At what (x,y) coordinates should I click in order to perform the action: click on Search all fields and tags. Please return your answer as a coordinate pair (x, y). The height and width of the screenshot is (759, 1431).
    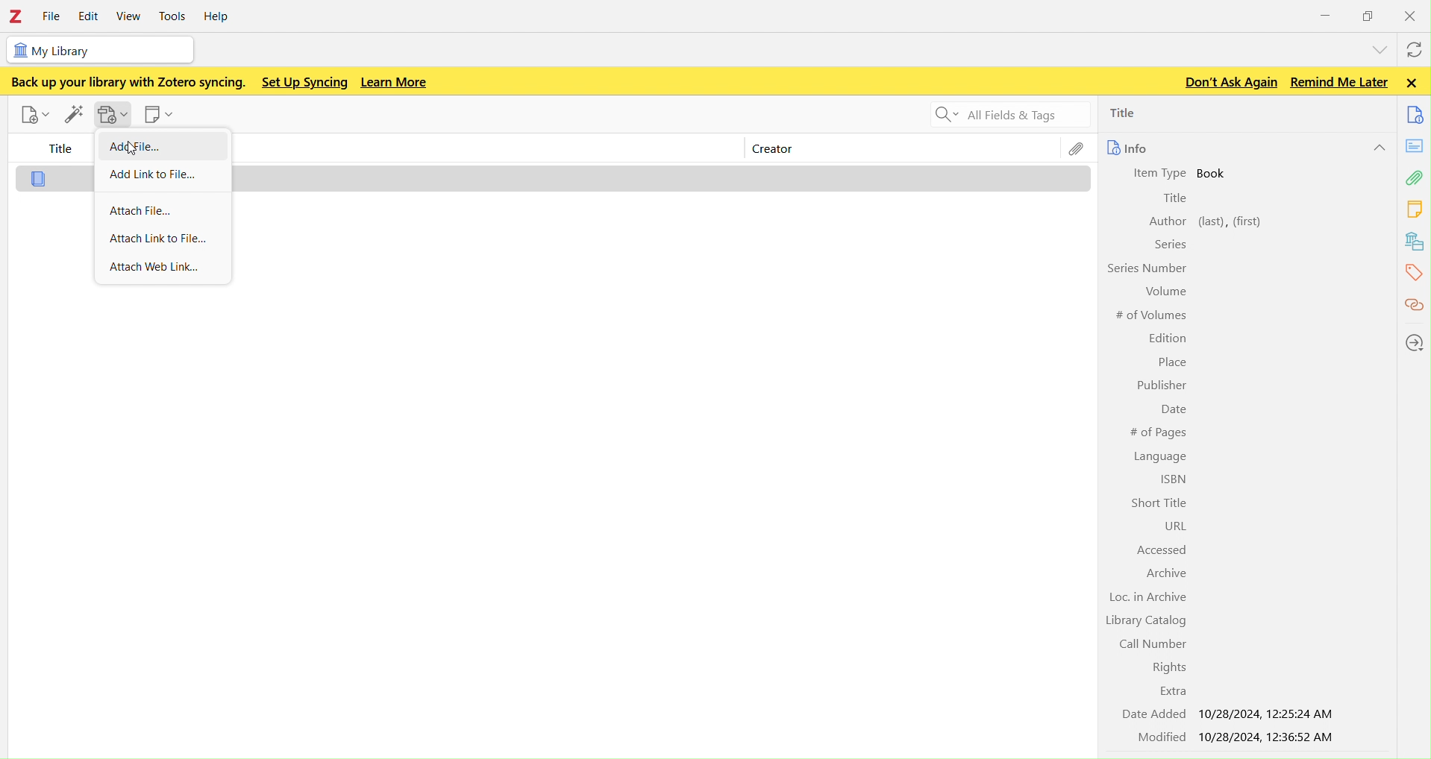
    Looking at the image, I should click on (1006, 114).